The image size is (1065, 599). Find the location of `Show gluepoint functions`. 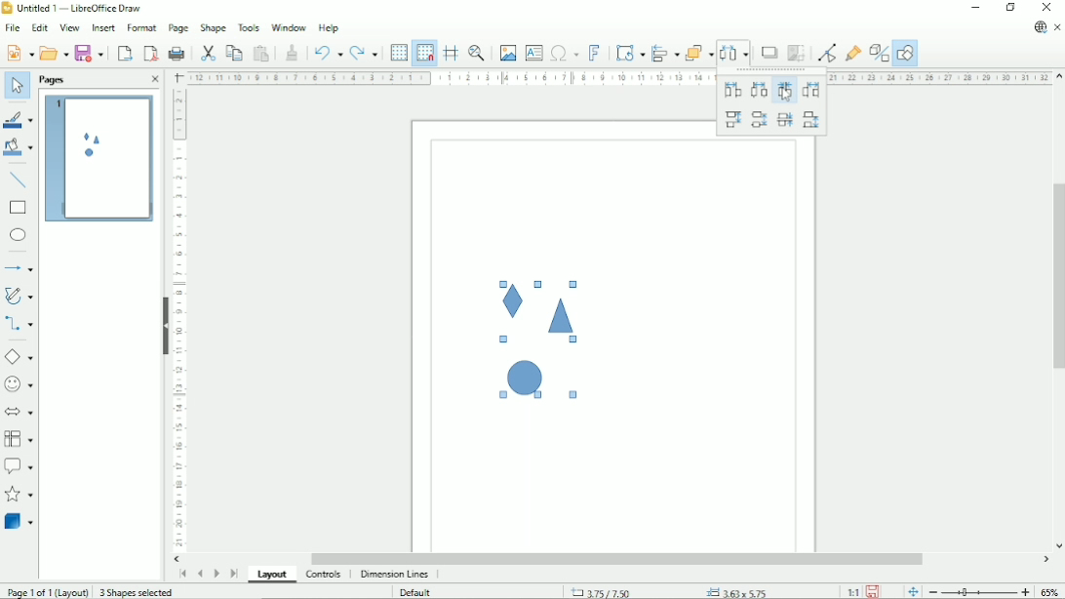

Show gluepoint functions is located at coordinates (854, 53).